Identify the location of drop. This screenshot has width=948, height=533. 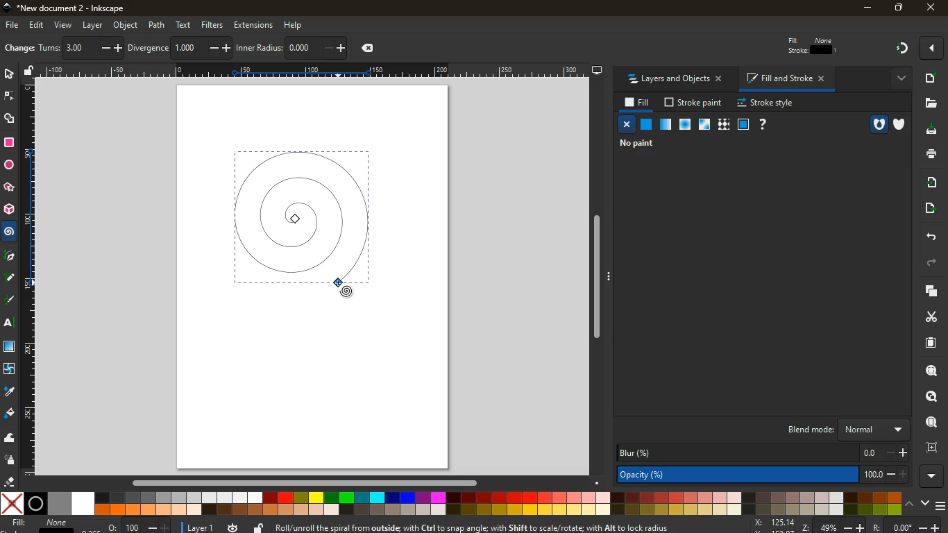
(10, 393).